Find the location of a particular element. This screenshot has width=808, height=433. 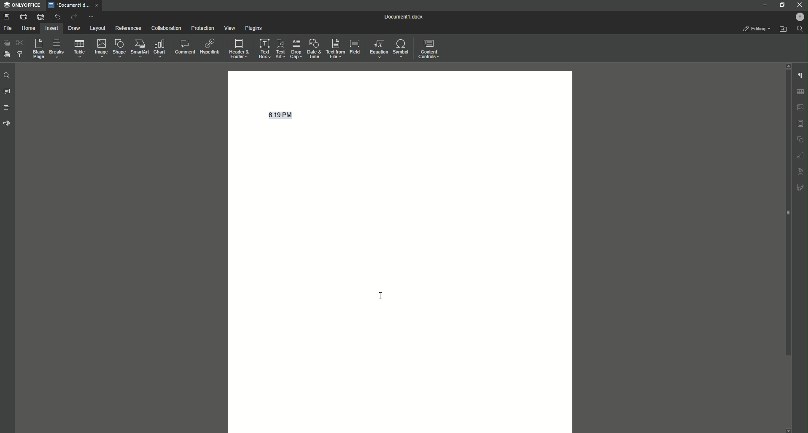

Find is located at coordinates (6, 75).